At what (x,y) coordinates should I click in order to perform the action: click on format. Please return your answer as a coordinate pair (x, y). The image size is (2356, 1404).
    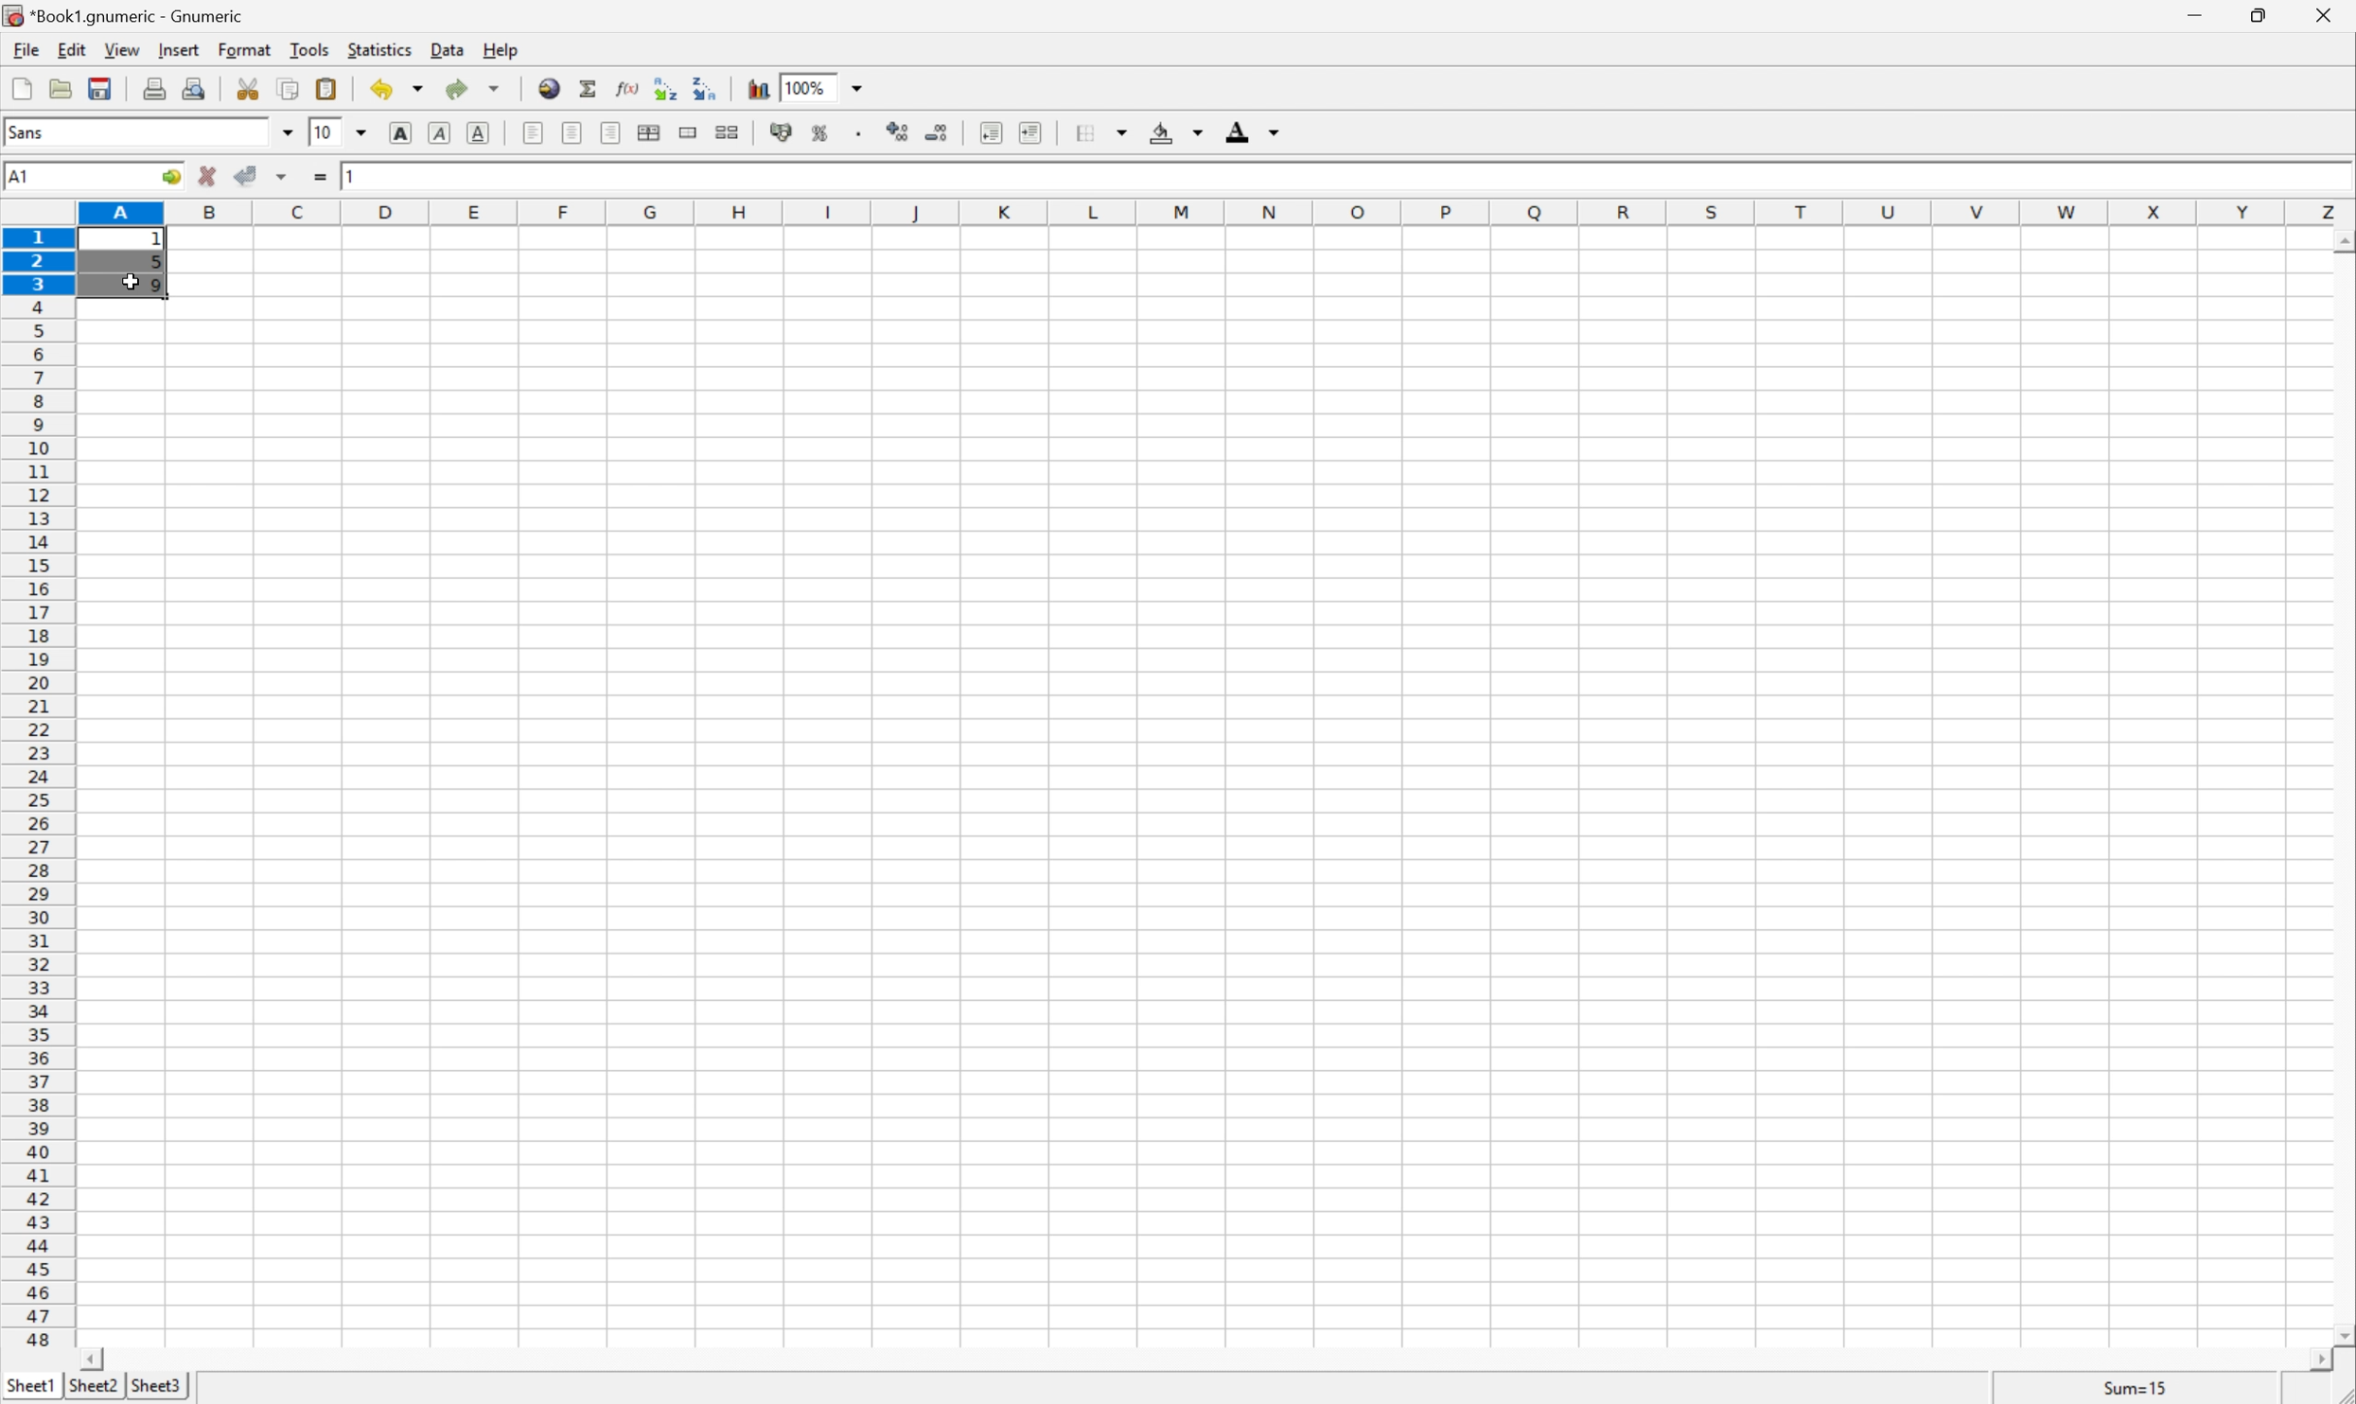
    Looking at the image, I should click on (248, 49).